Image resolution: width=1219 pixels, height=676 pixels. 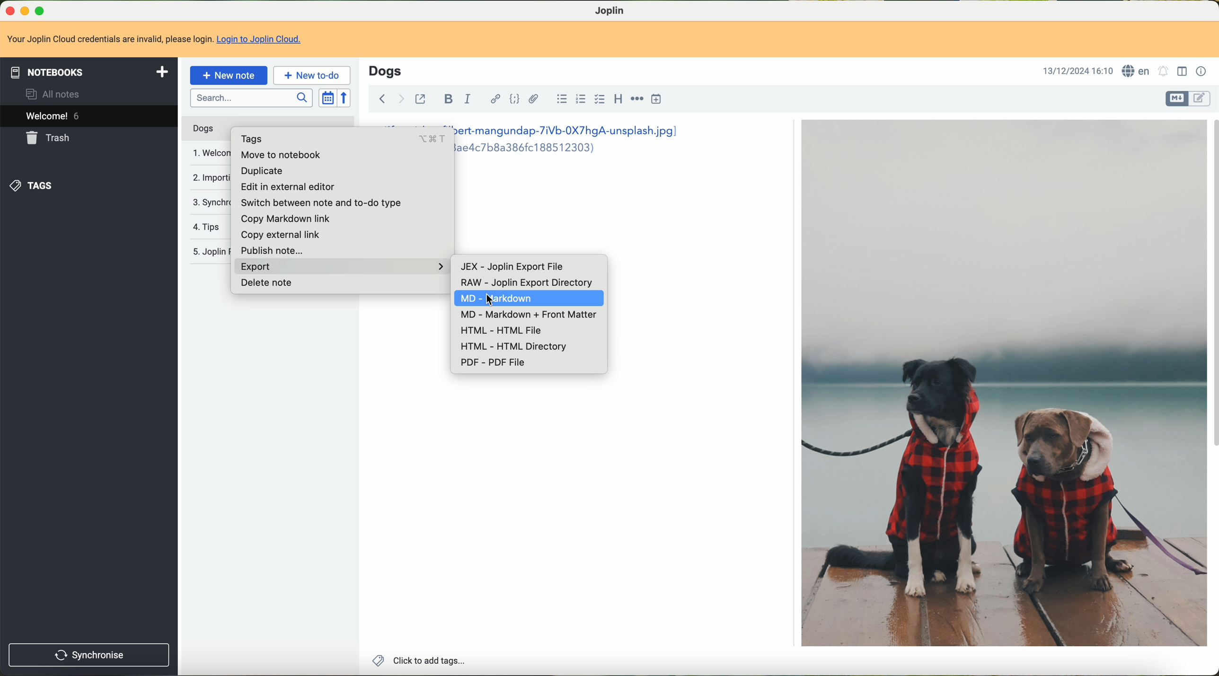 I want to click on trash, so click(x=52, y=138).